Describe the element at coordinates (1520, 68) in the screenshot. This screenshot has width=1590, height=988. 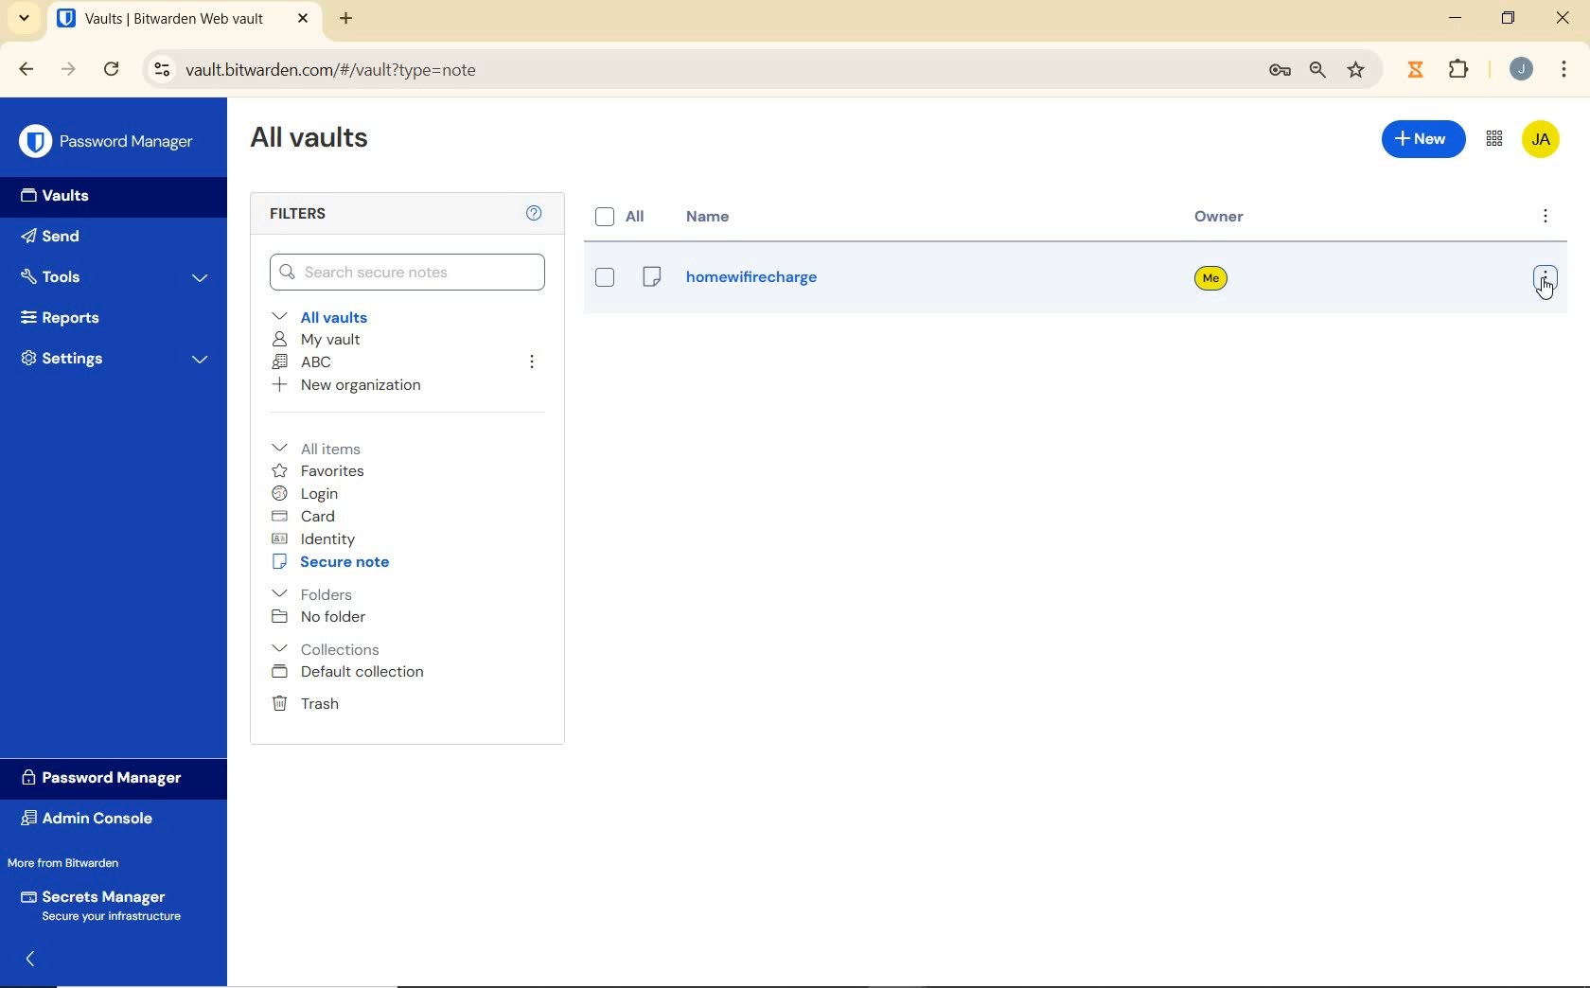
I see `Account` at that location.